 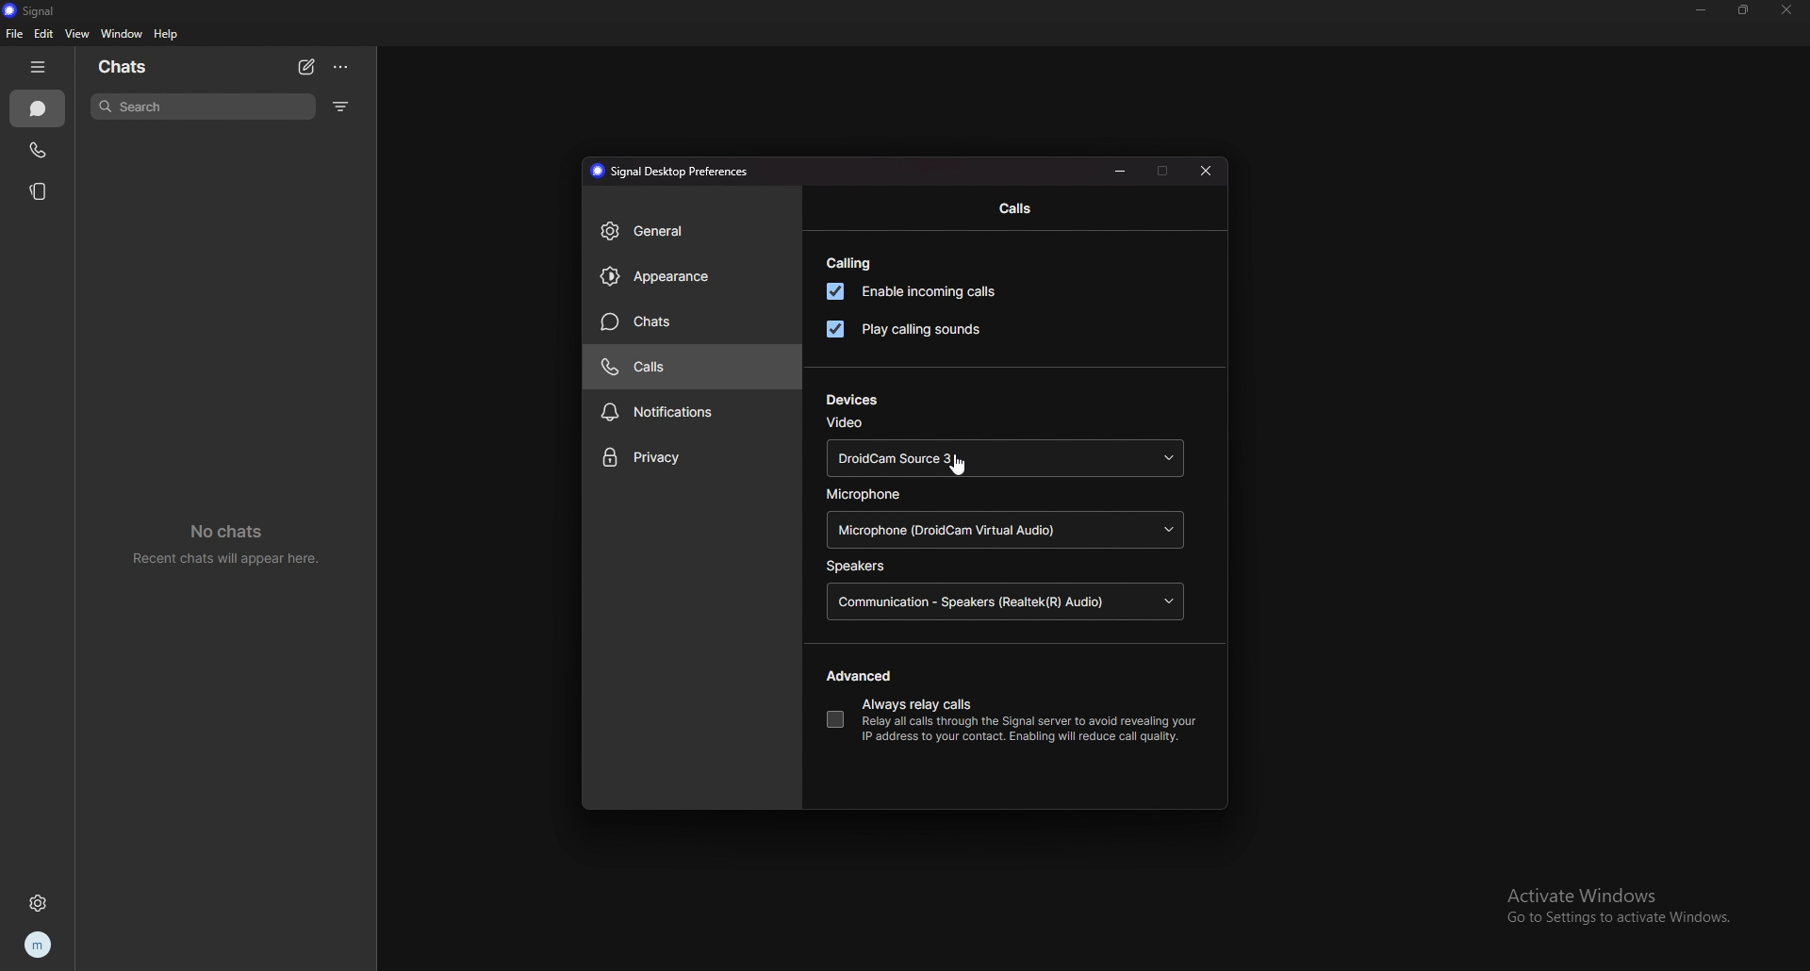 I want to click on stories, so click(x=39, y=190).